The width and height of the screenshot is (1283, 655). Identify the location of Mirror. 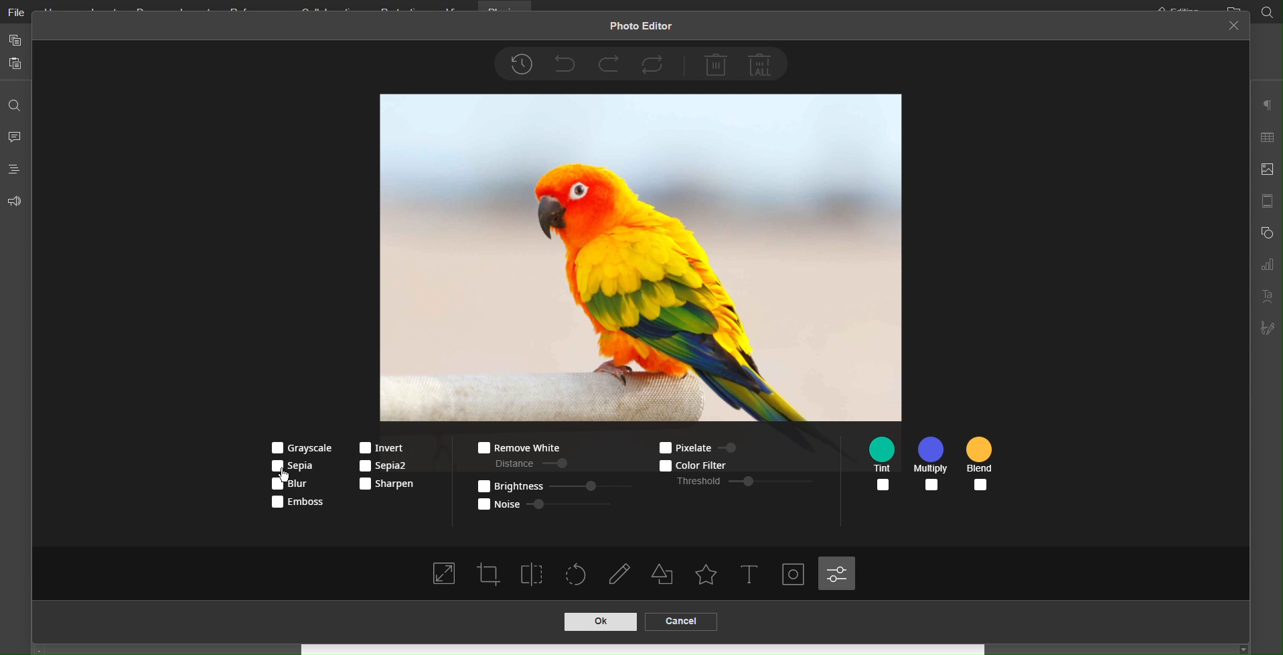
(533, 573).